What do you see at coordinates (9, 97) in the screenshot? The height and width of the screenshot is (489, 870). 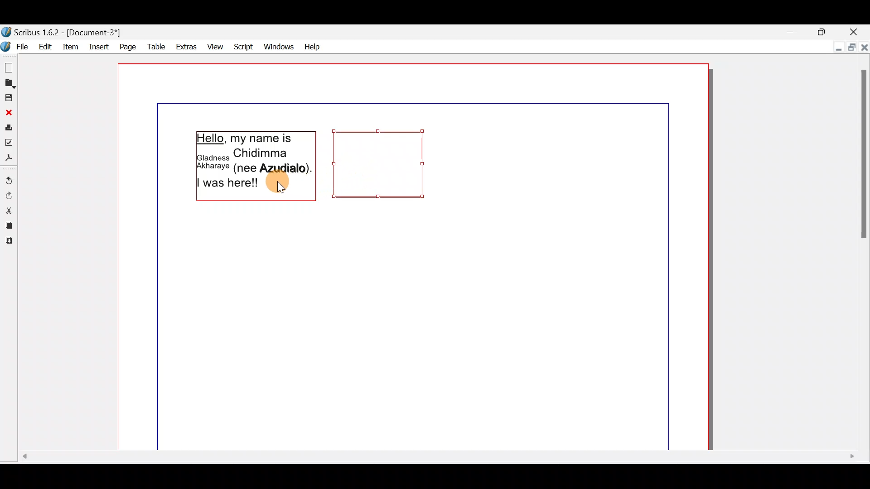 I see `Save` at bounding box center [9, 97].